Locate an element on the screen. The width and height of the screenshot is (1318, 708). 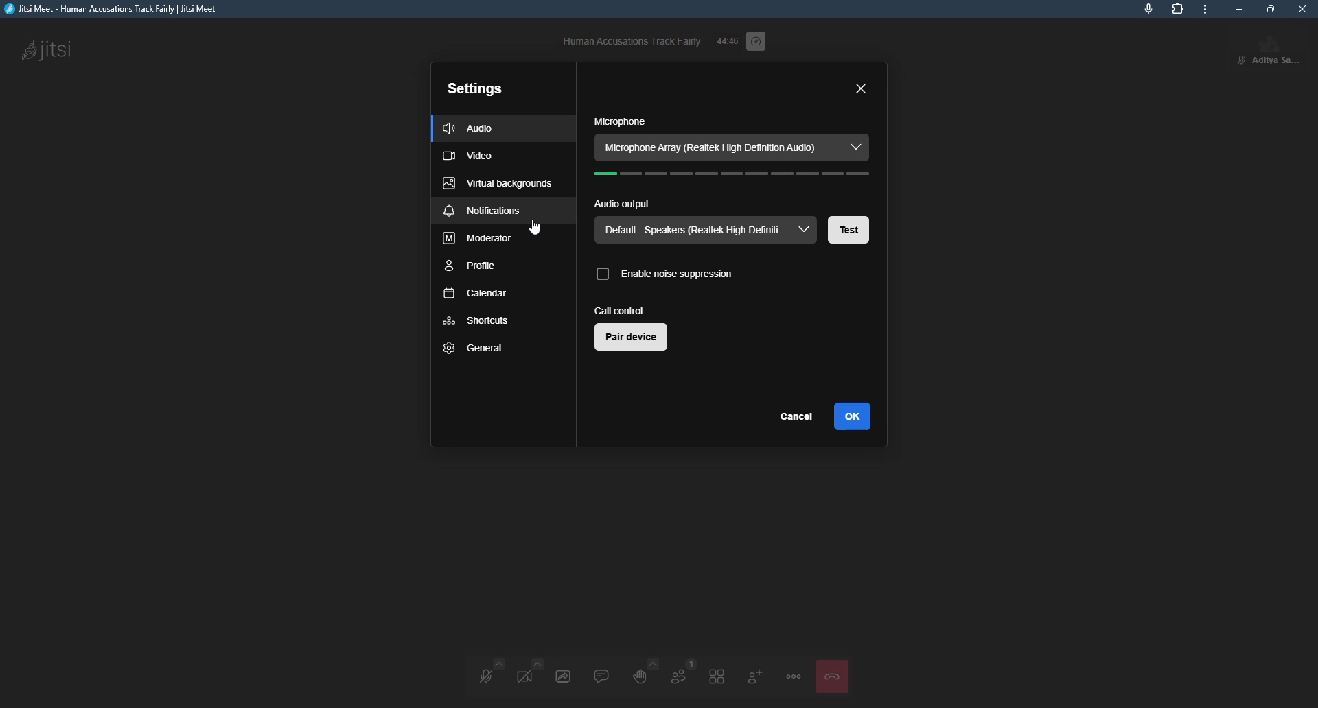
cancel is located at coordinates (799, 418).